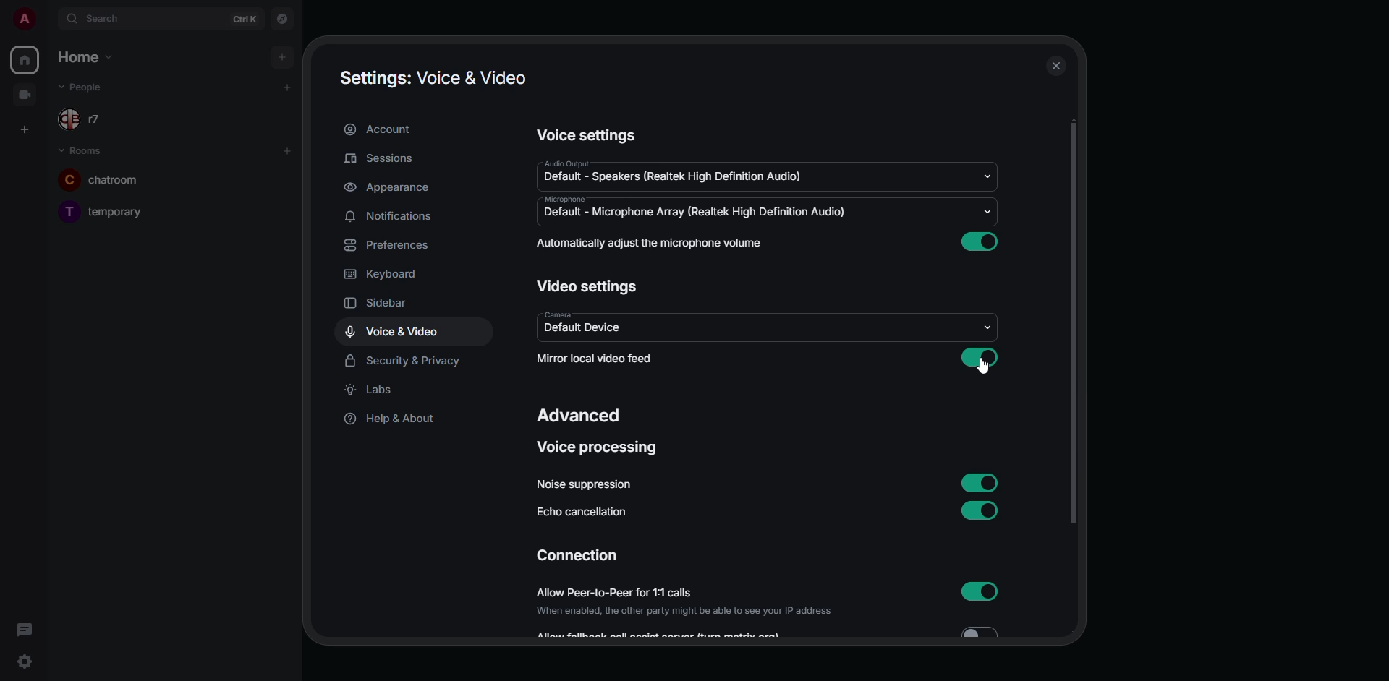 This screenshot has width=1389, height=681. Describe the element at coordinates (557, 315) in the screenshot. I see `camera` at that location.